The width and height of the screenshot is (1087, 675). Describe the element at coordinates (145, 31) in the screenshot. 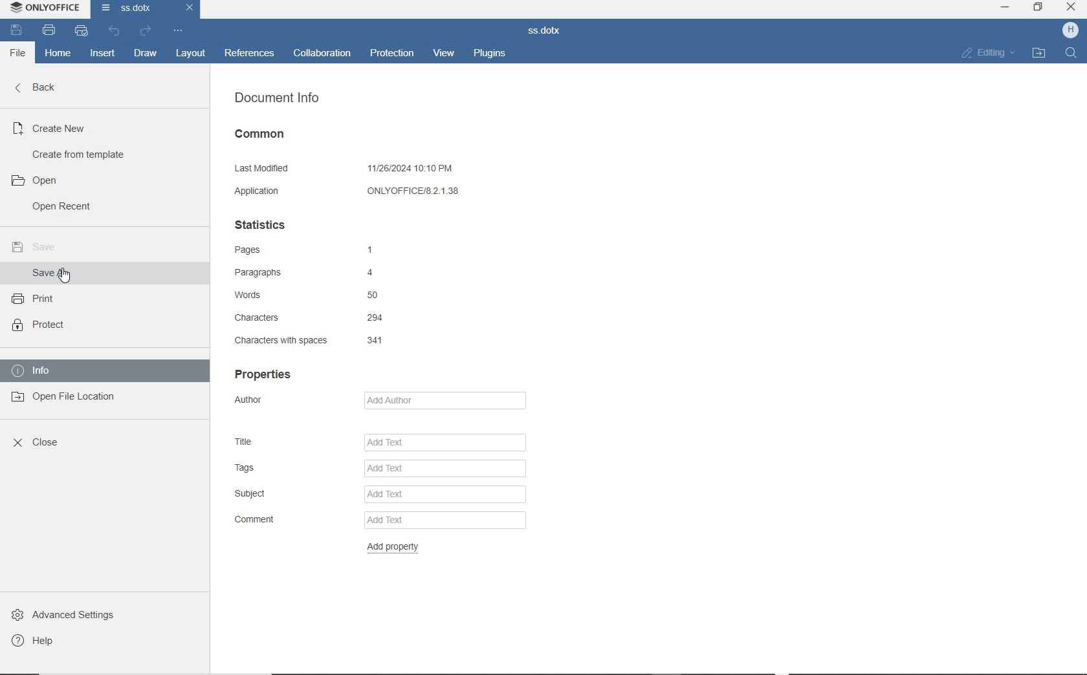

I see `REDO` at that location.